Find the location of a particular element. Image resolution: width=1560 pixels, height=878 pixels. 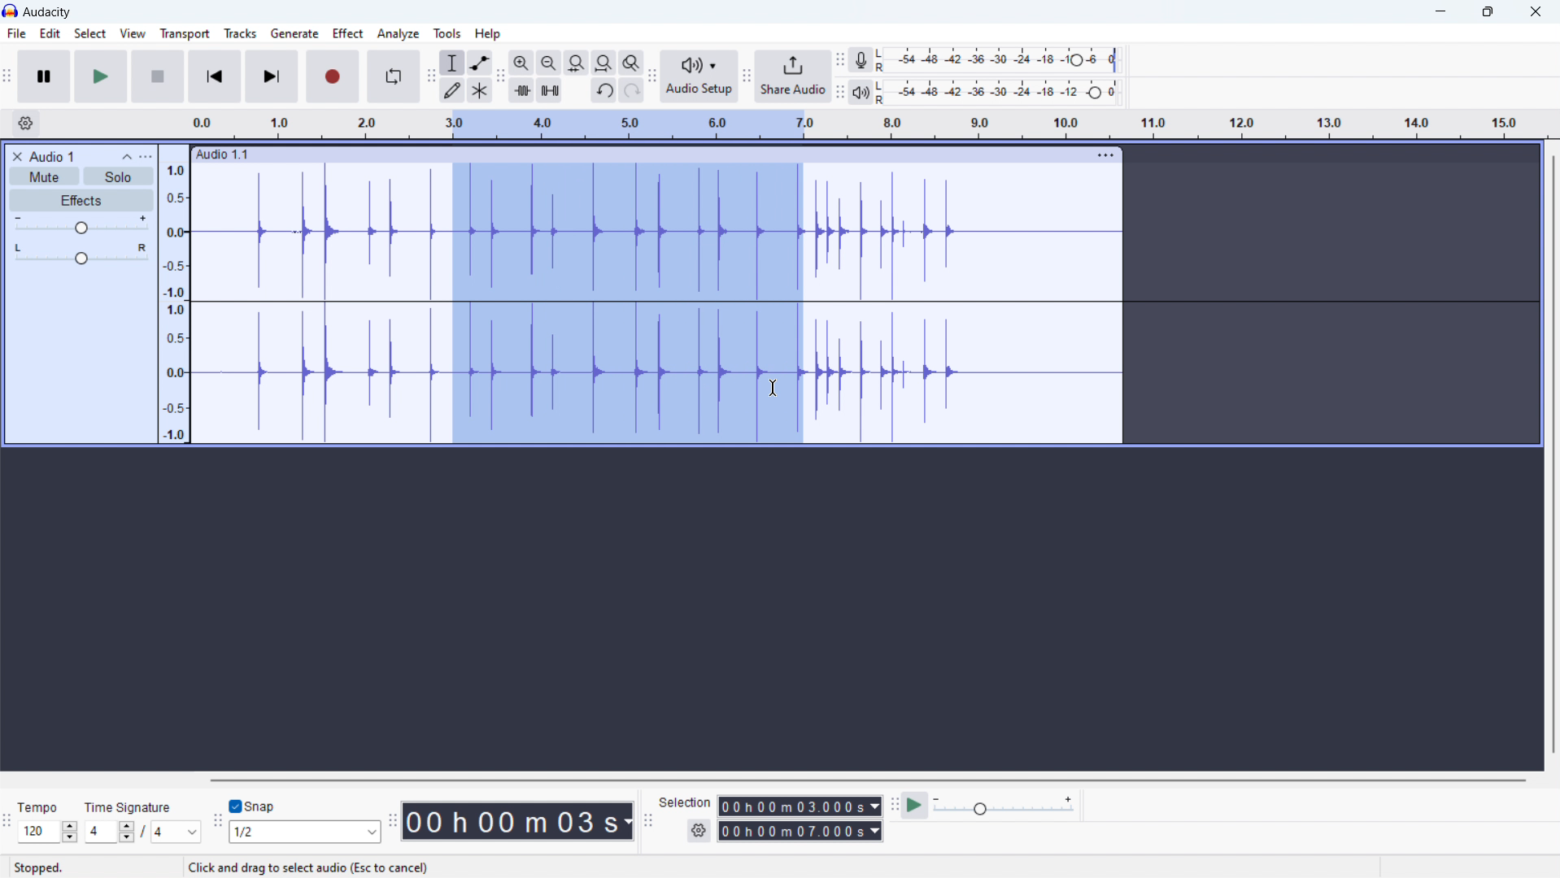

00h00m03. 000s (start time) is located at coordinates (800, 800).